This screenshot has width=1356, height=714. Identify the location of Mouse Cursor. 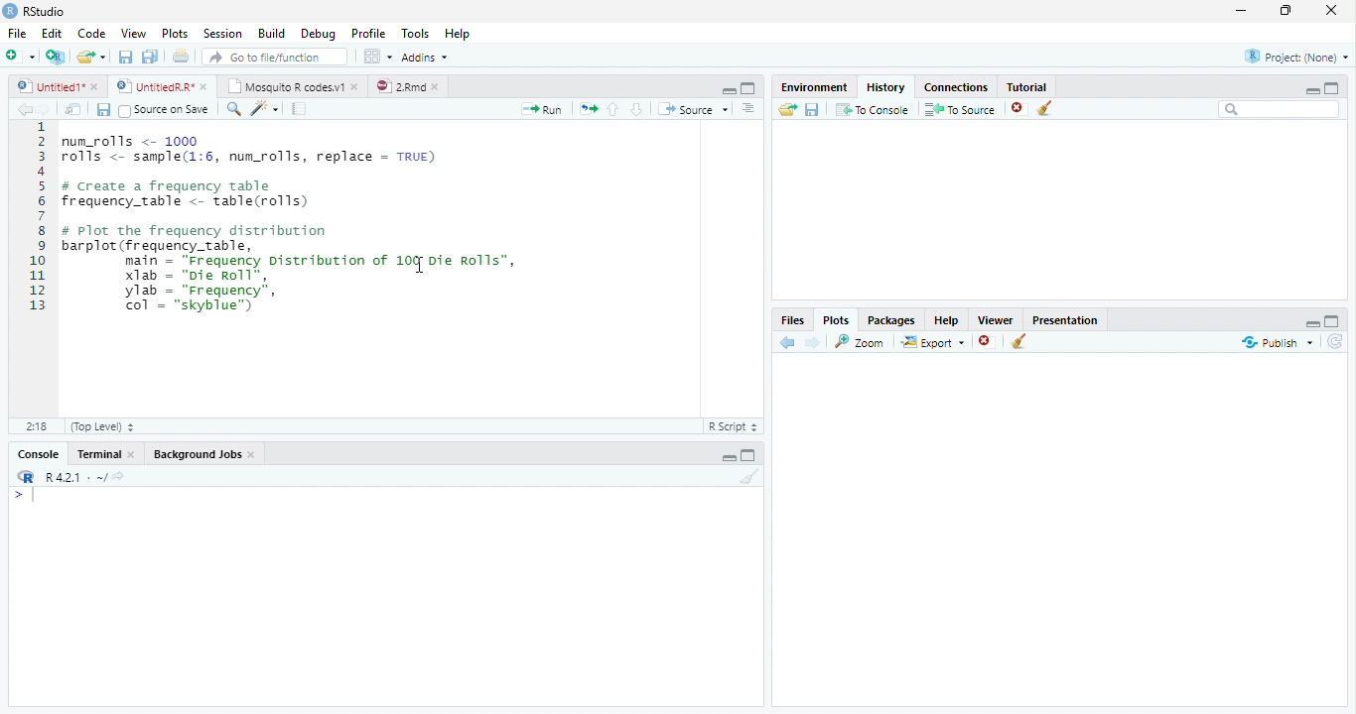
(418, 267).